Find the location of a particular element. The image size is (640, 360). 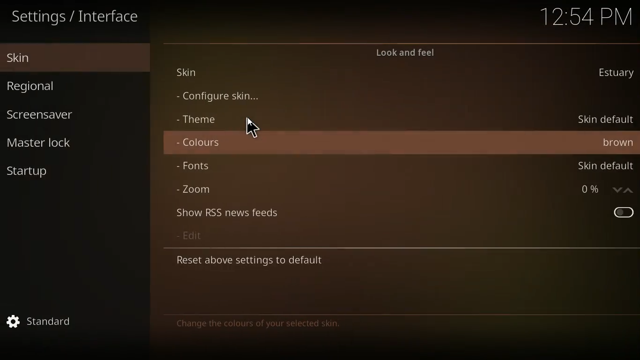

- Edit is located at coordinates (189, 236).